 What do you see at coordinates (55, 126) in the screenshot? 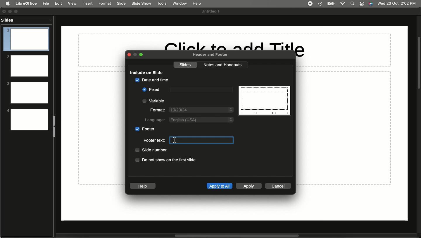
I see `Collapse` at bounding box center [55, 126].